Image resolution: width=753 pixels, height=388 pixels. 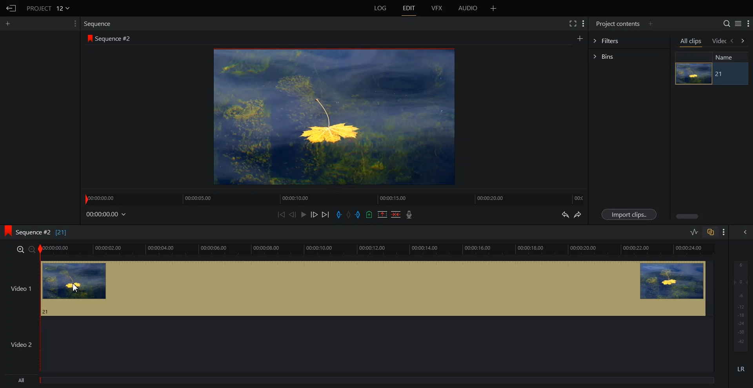 I want to click on Toggle between list and tile view, so click(x=738, y=23).